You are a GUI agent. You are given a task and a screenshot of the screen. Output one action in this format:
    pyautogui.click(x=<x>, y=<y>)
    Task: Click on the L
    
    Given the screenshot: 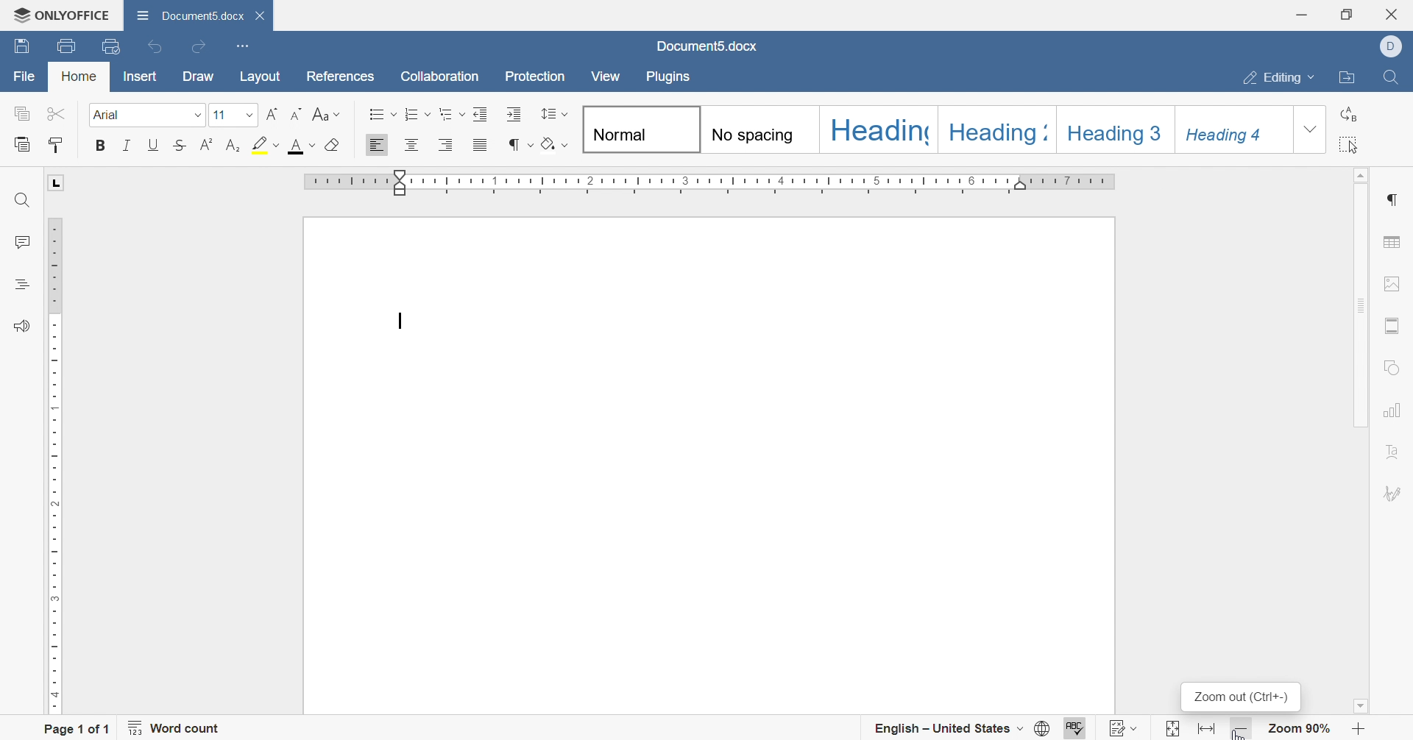 What is the action you would take?
    pyautogui.click(x=54, y=181)
    